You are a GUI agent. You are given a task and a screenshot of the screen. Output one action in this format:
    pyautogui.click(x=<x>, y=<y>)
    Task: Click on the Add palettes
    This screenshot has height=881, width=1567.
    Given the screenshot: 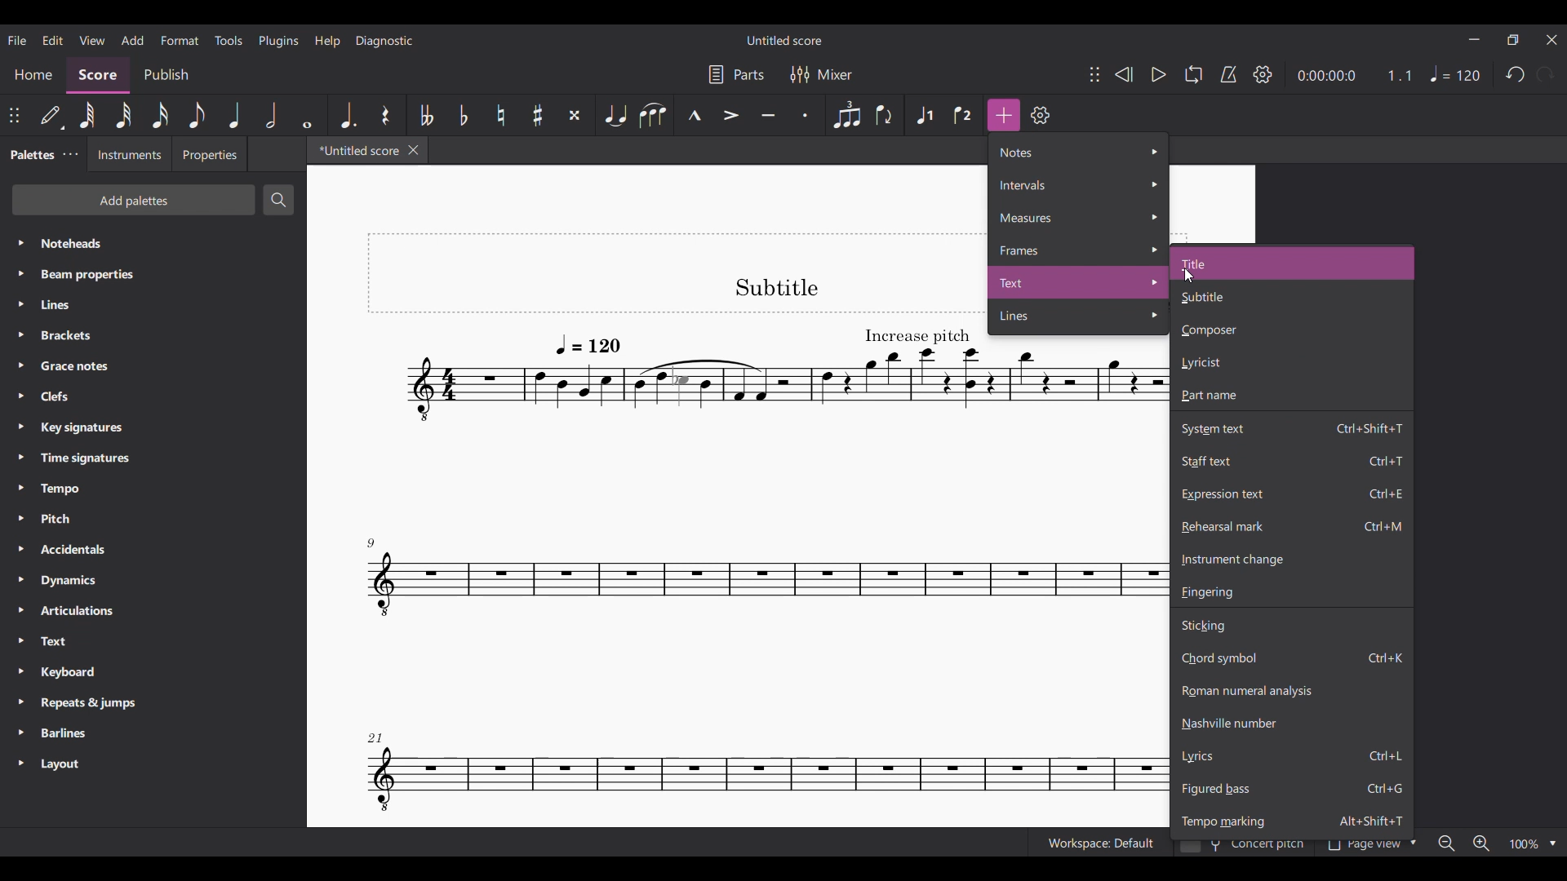 What is the action you would take?
    pyautogui.click(x=135, y=200)
    